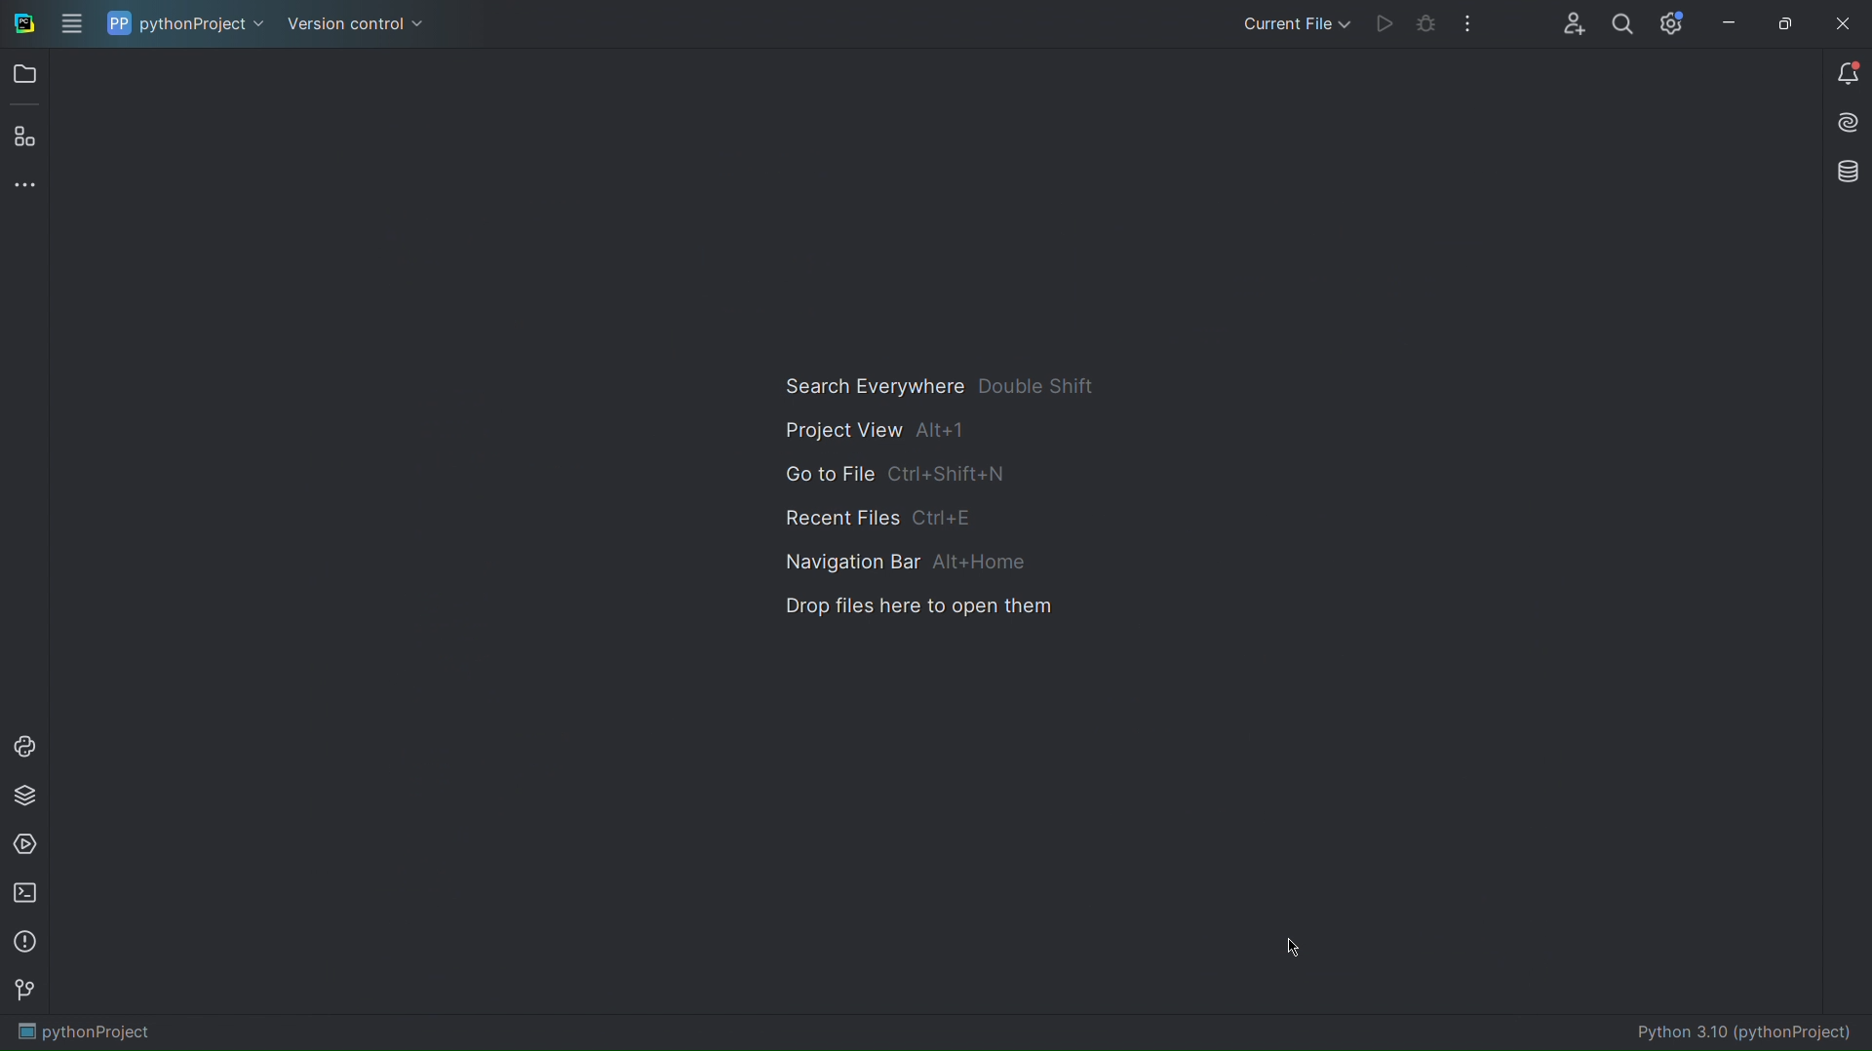  I want to click on Account, so click(1581, 24).